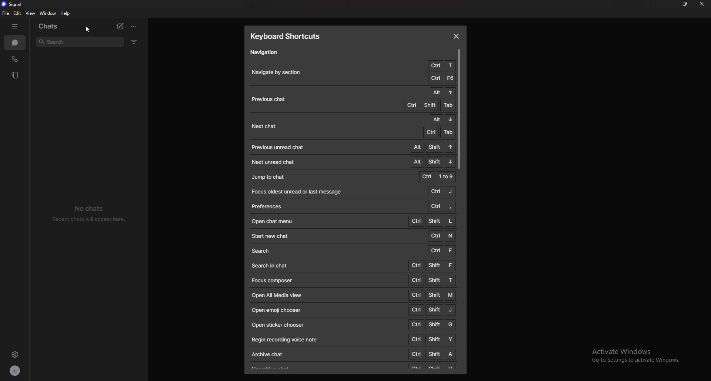 The width and height of the screenshot is (711, 381). Describe the element at coordinates (432, 354) in the screenshot. I see `CTRL + SHIFT + A` at that location.